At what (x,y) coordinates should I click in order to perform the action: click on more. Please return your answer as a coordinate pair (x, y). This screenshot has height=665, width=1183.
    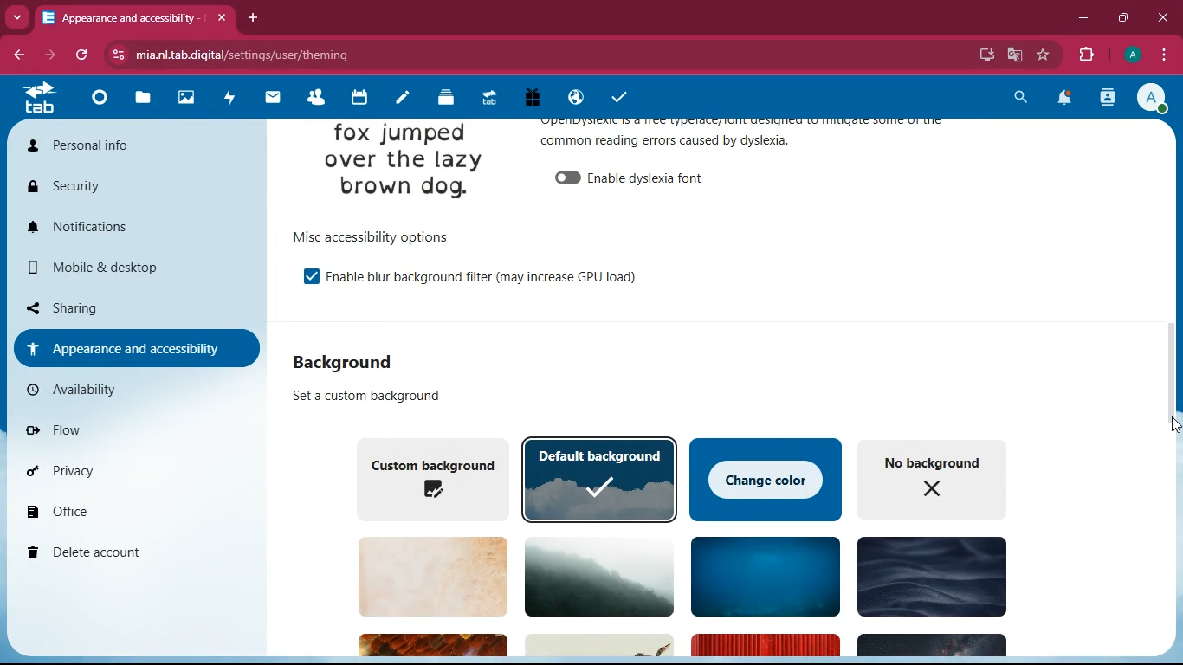
    Looking at the image, I should click on (17, 17).